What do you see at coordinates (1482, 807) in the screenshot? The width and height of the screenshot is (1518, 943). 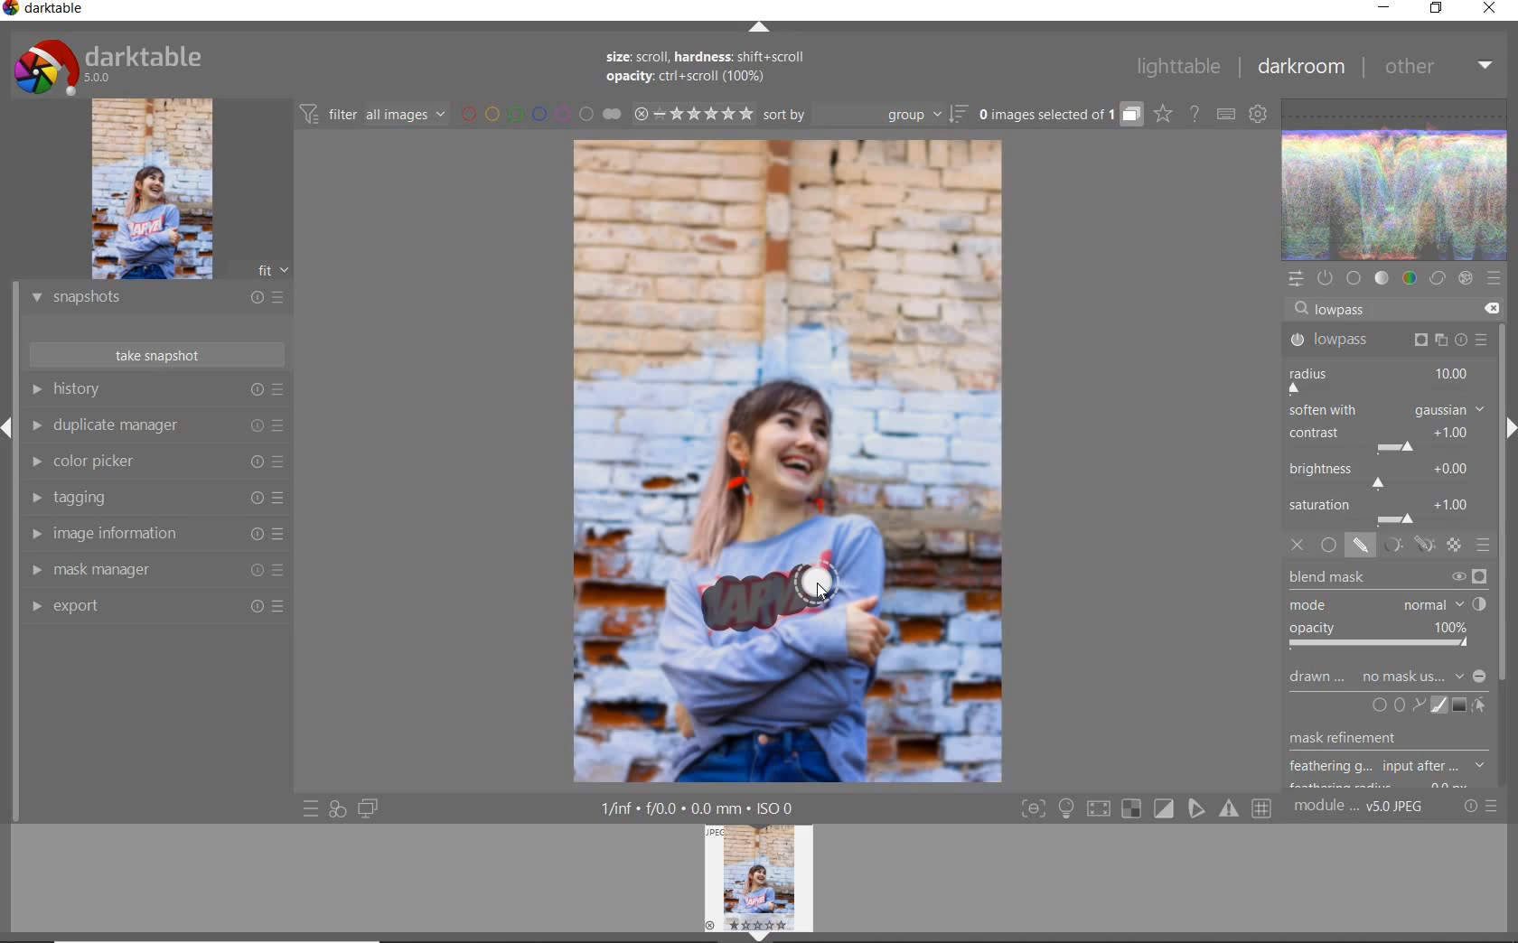 I see `reset or presets and preferences` at bounding box center [1482, 807].